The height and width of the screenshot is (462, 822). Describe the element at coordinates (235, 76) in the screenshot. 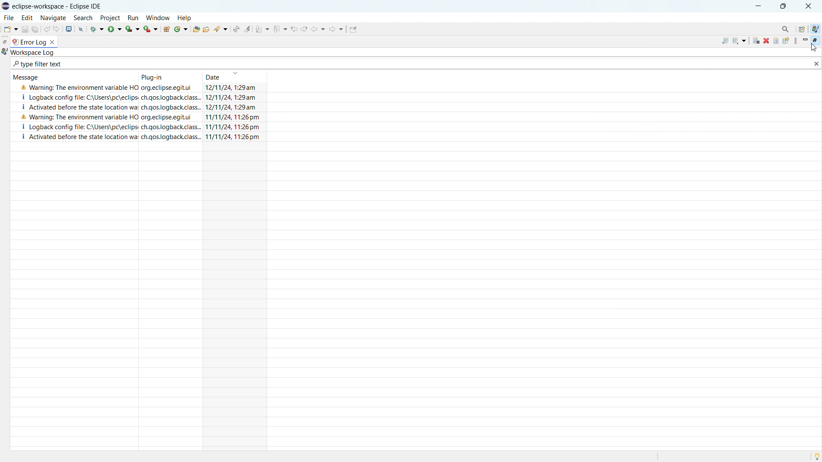

I see `date` at that location.